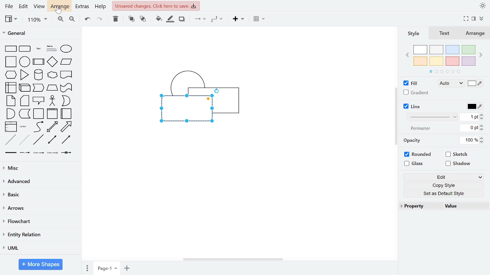 The height and width of the screenshot is (275, 490). Describe the element at coordinates (23, 127) in the screenshot. I see `list item` at that location.